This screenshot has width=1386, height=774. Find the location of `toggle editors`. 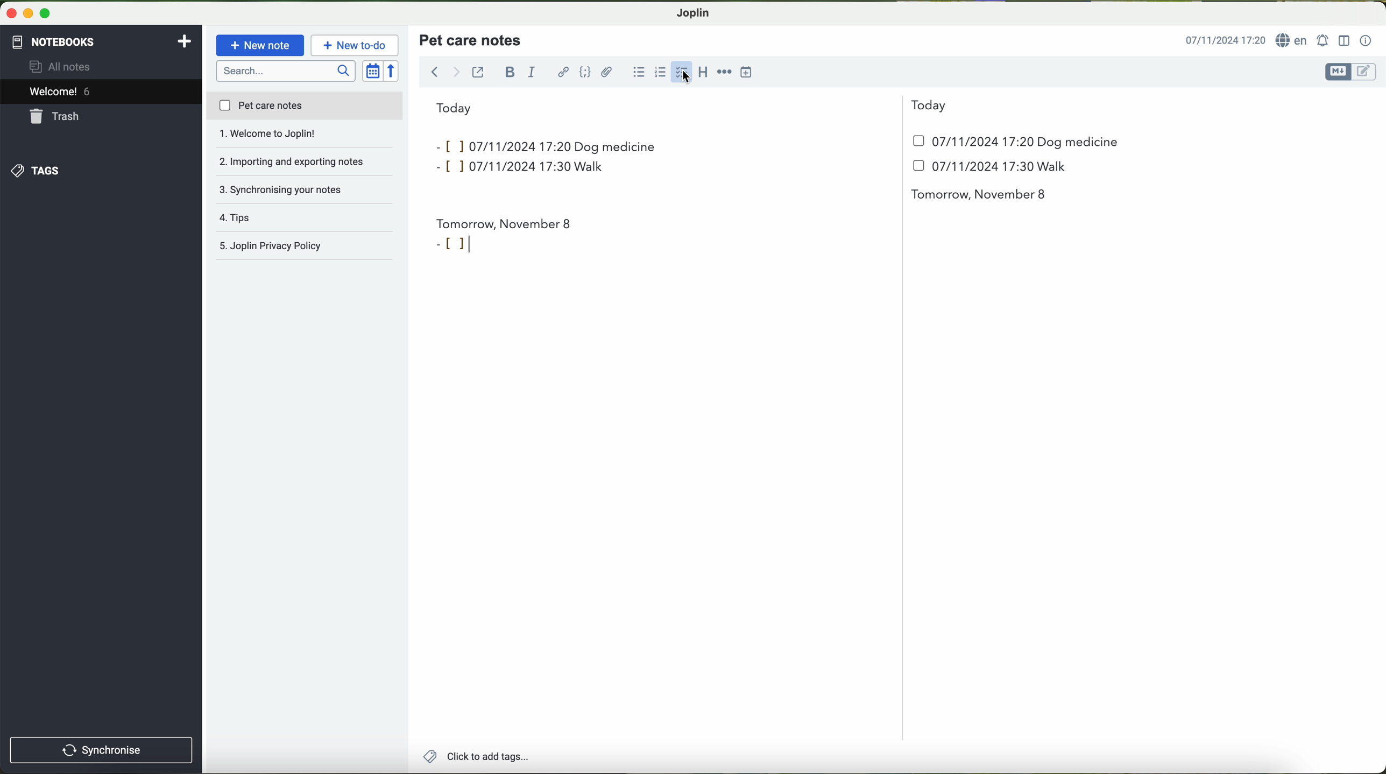

toggle editors is located at coordinates (1349, 72).